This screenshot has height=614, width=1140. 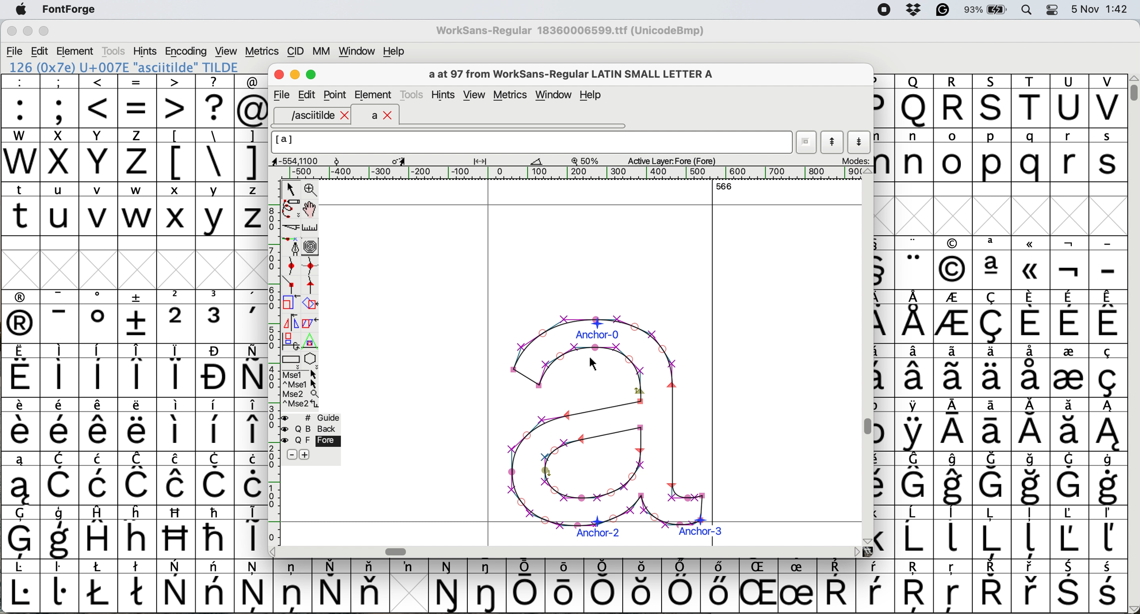 I want to click on symbol, so click(x=1109, y=316).